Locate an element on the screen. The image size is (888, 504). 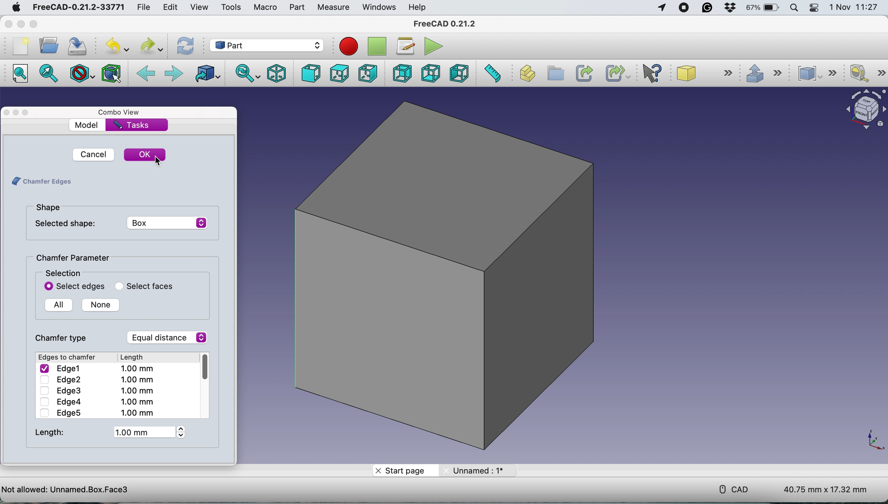
cancel is located at coordinates (93, 154).